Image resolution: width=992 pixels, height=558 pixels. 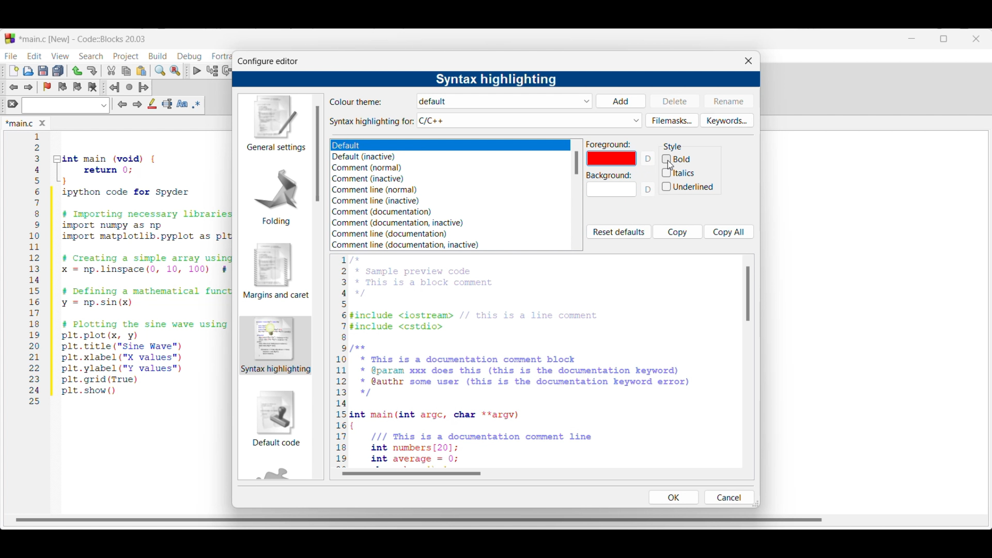 I want to click on Toggle forward, so click(x=29, y=87).